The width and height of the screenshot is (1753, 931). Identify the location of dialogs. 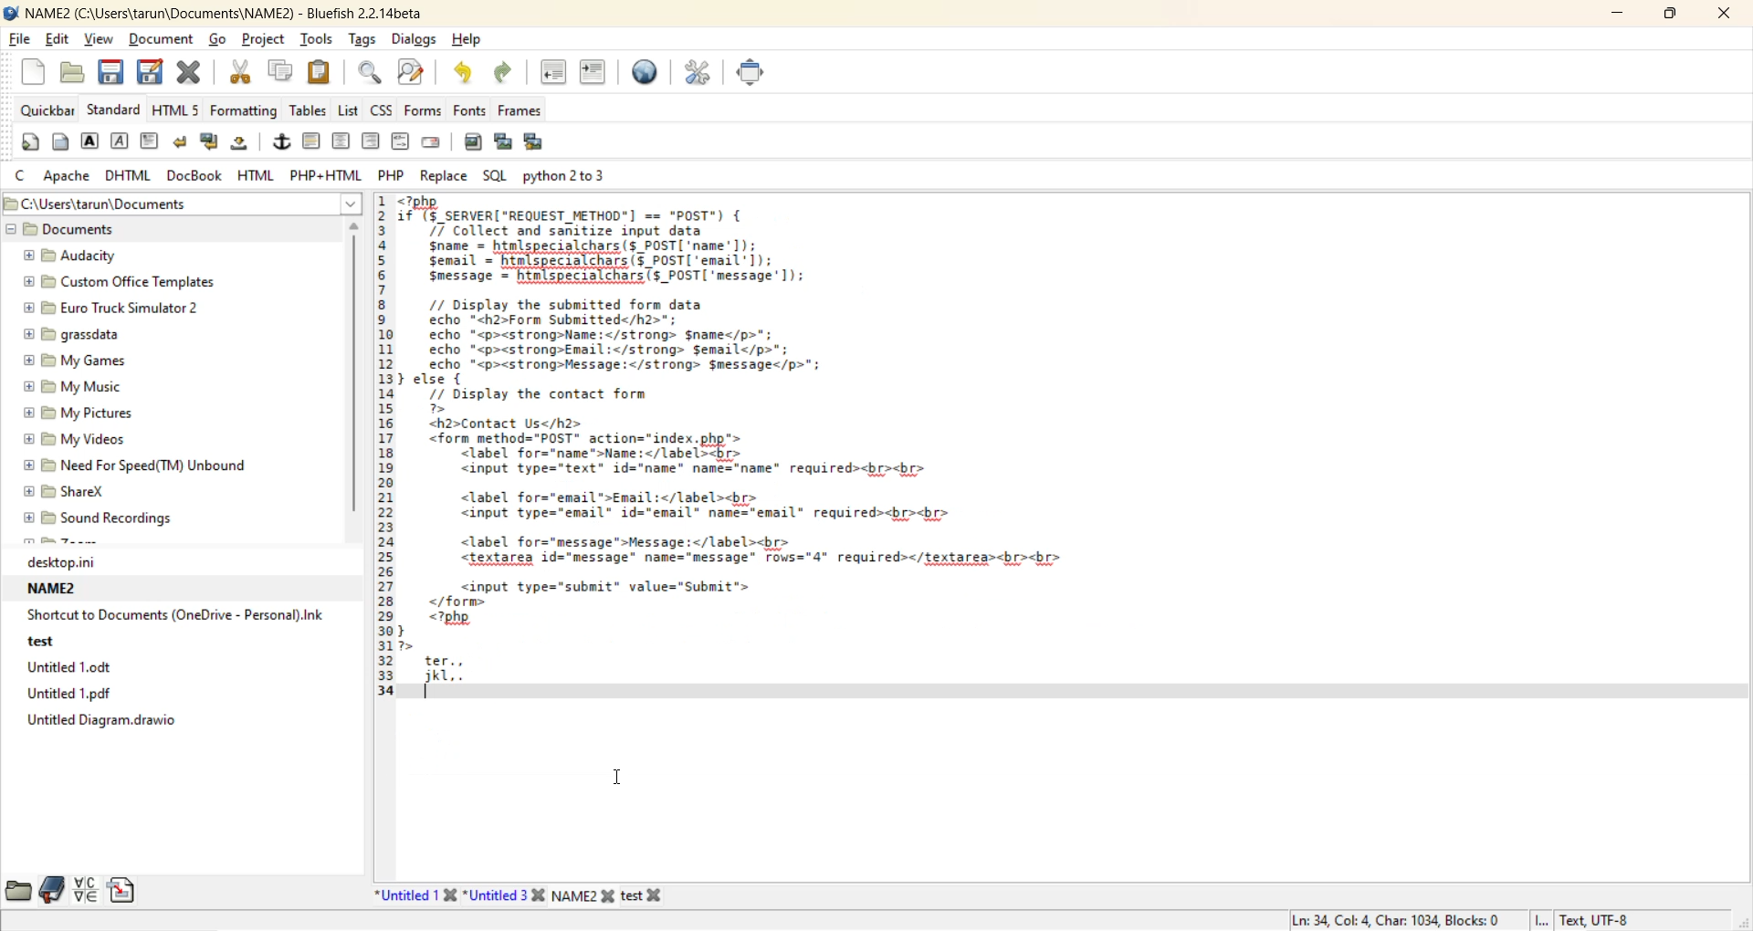
(415, 39).